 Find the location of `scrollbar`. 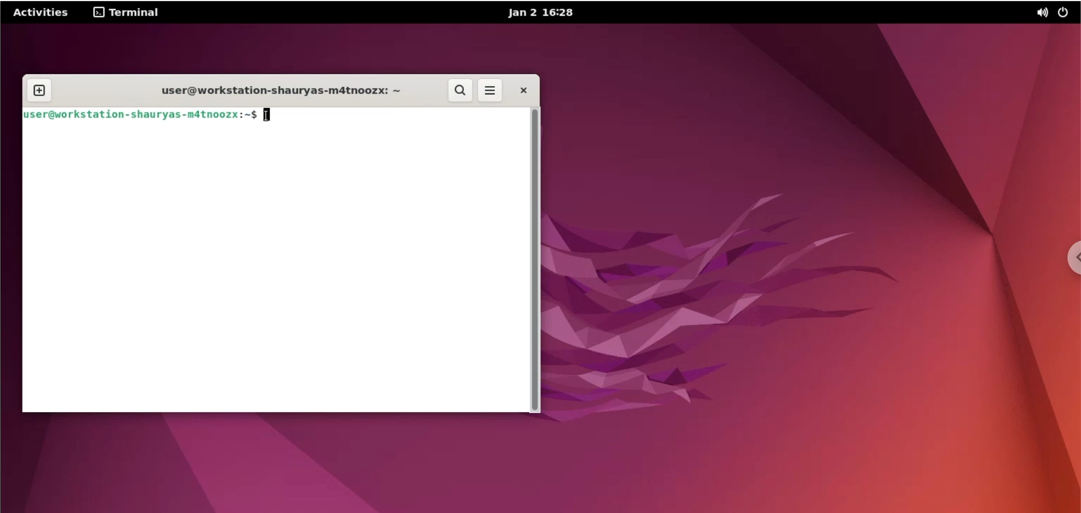

scrollbar is located at coordinates (535, 261).